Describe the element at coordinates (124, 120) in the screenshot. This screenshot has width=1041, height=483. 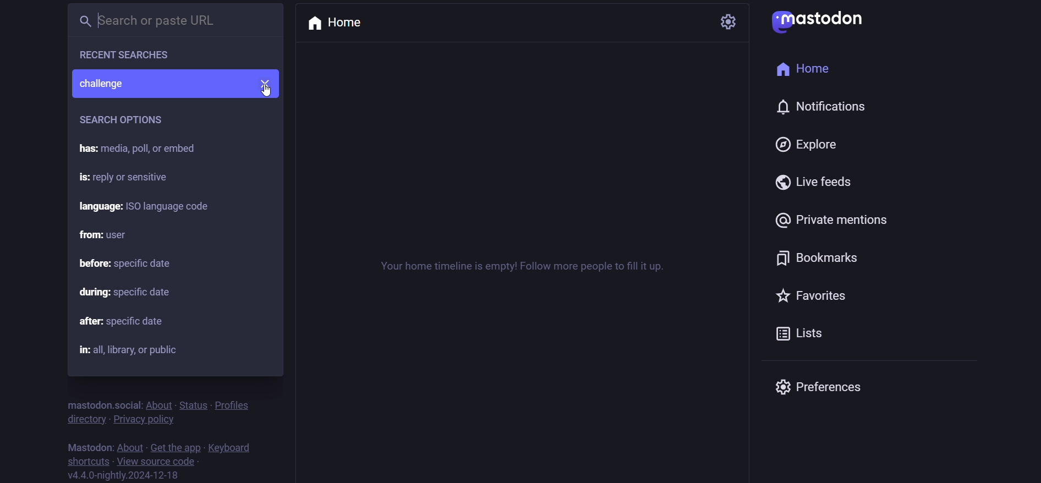
I see `search option` at that location.